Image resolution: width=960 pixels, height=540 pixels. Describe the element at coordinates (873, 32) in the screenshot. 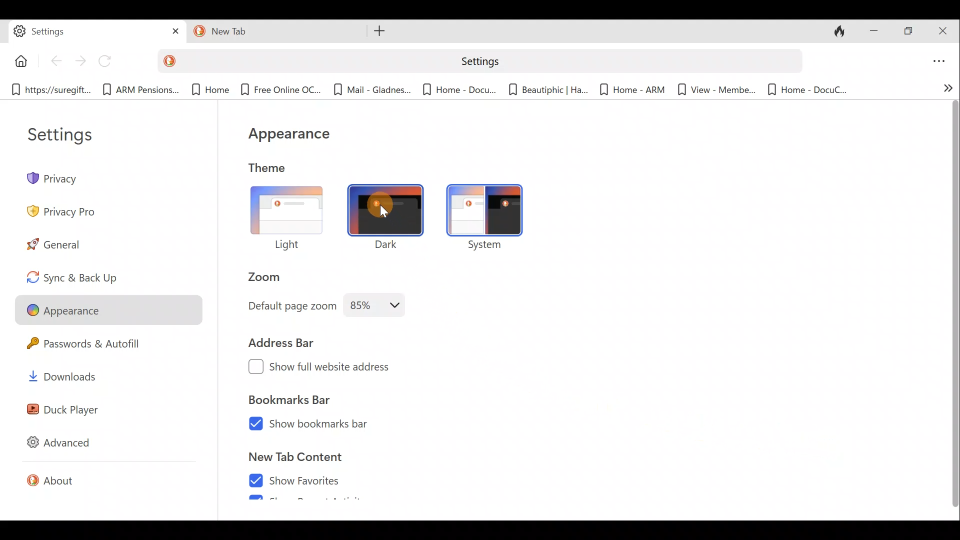

I see `Minimise` at that location.